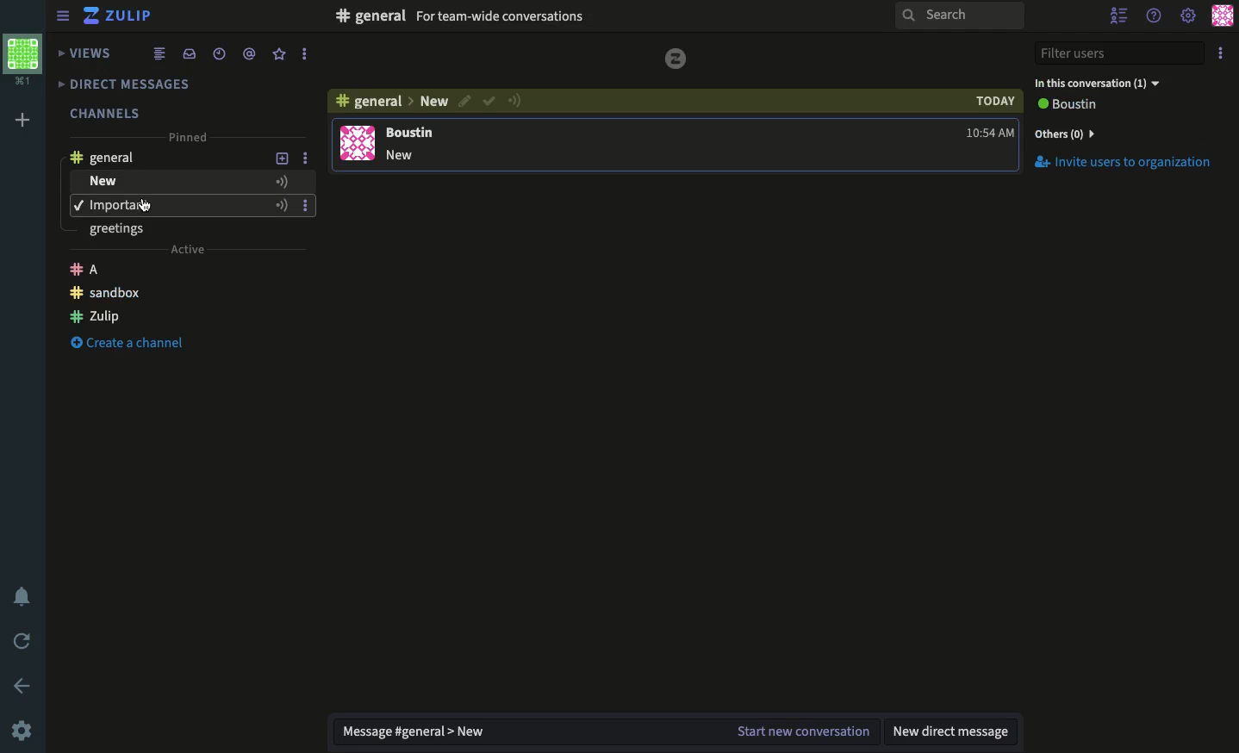  Describe the element at coordinates (1118, 16) in the screenshot. I see `Hide user list` at that location.